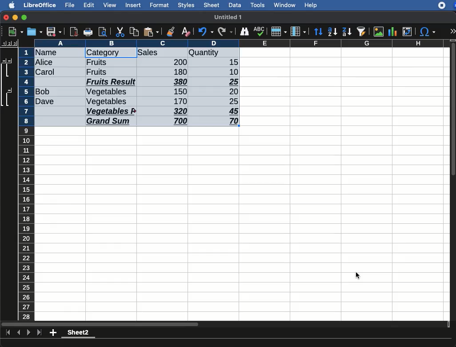 The height and width of the screenshot is (347, 456). I want to click on redo, so click(225, 32).